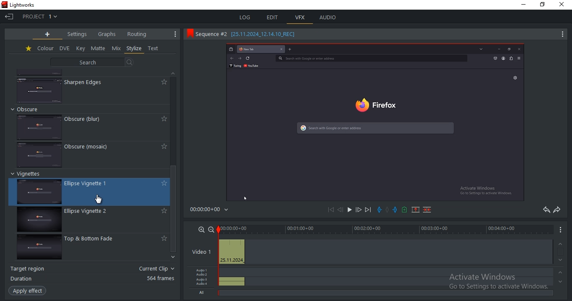 This screenshot has width=572, height=301. What do you see at coordinates (212, 209) in the screenshot?
I see `time` at bounding box center [212, 209].